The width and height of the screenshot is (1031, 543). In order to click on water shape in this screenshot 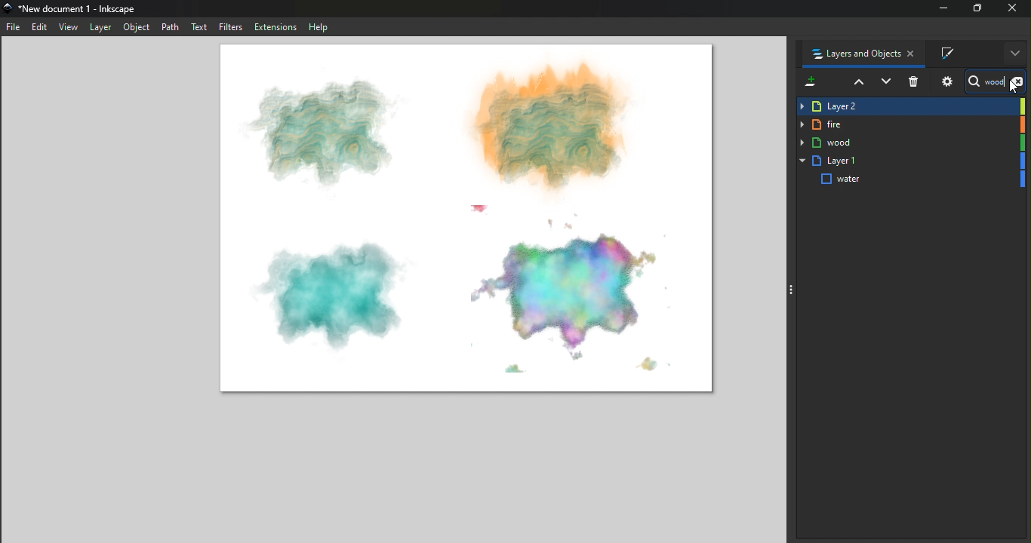, I will do `click(912, 179)`.